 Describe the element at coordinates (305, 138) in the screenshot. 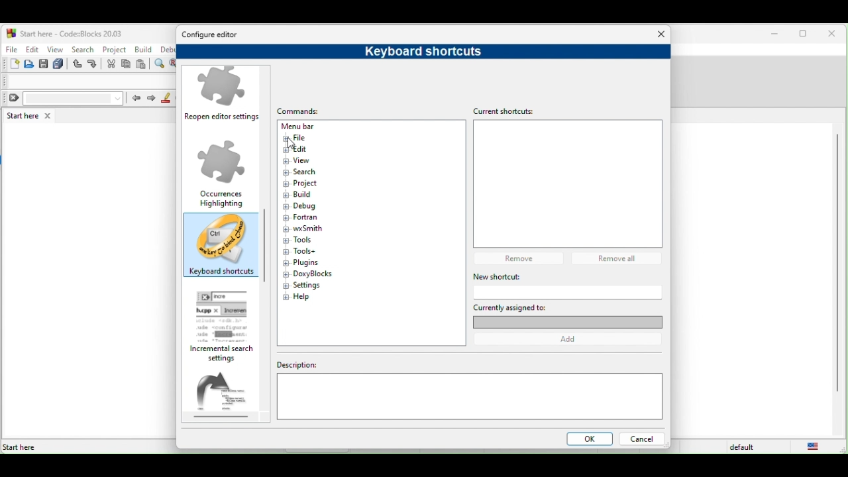

I see `file` at that location.